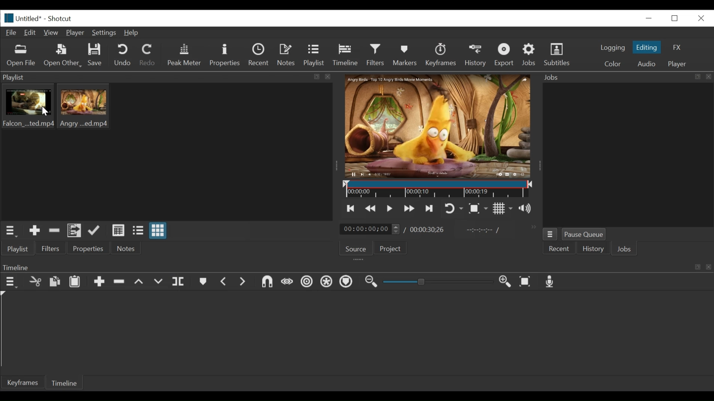  What do you see at coordinates (506, 282) in the screenshot?
I see `Zoom in` at bounding box center [506, 282].